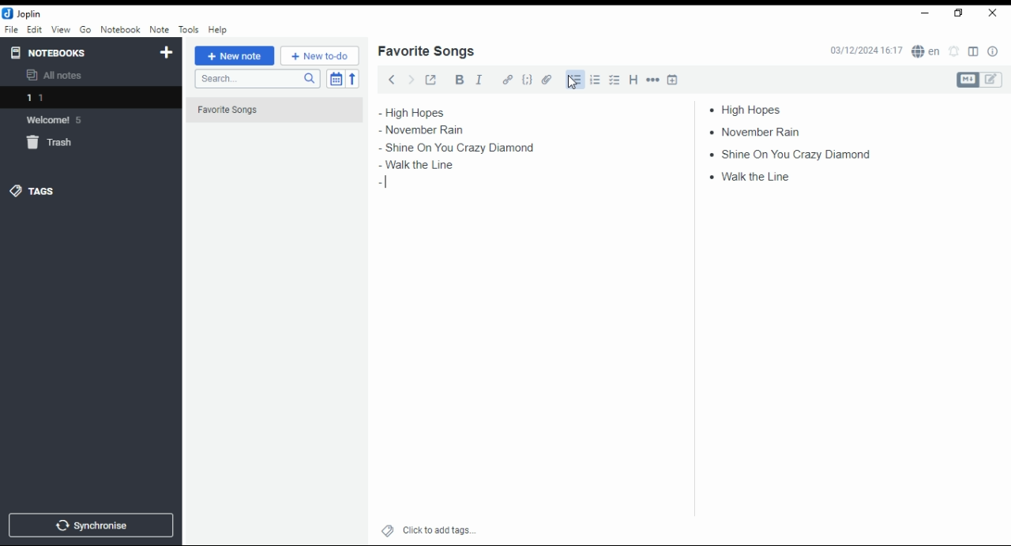 The width and height of the screenshot is (1011, 546). Describe the element at coordinates (217, 30) in the screenshot. I see `help` at that location.